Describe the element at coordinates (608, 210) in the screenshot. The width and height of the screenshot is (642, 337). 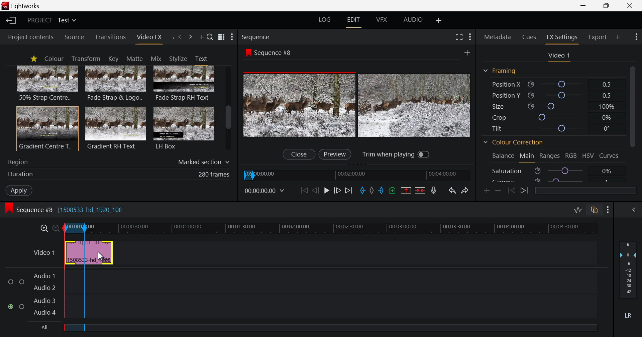
I see `Settings` at that location.